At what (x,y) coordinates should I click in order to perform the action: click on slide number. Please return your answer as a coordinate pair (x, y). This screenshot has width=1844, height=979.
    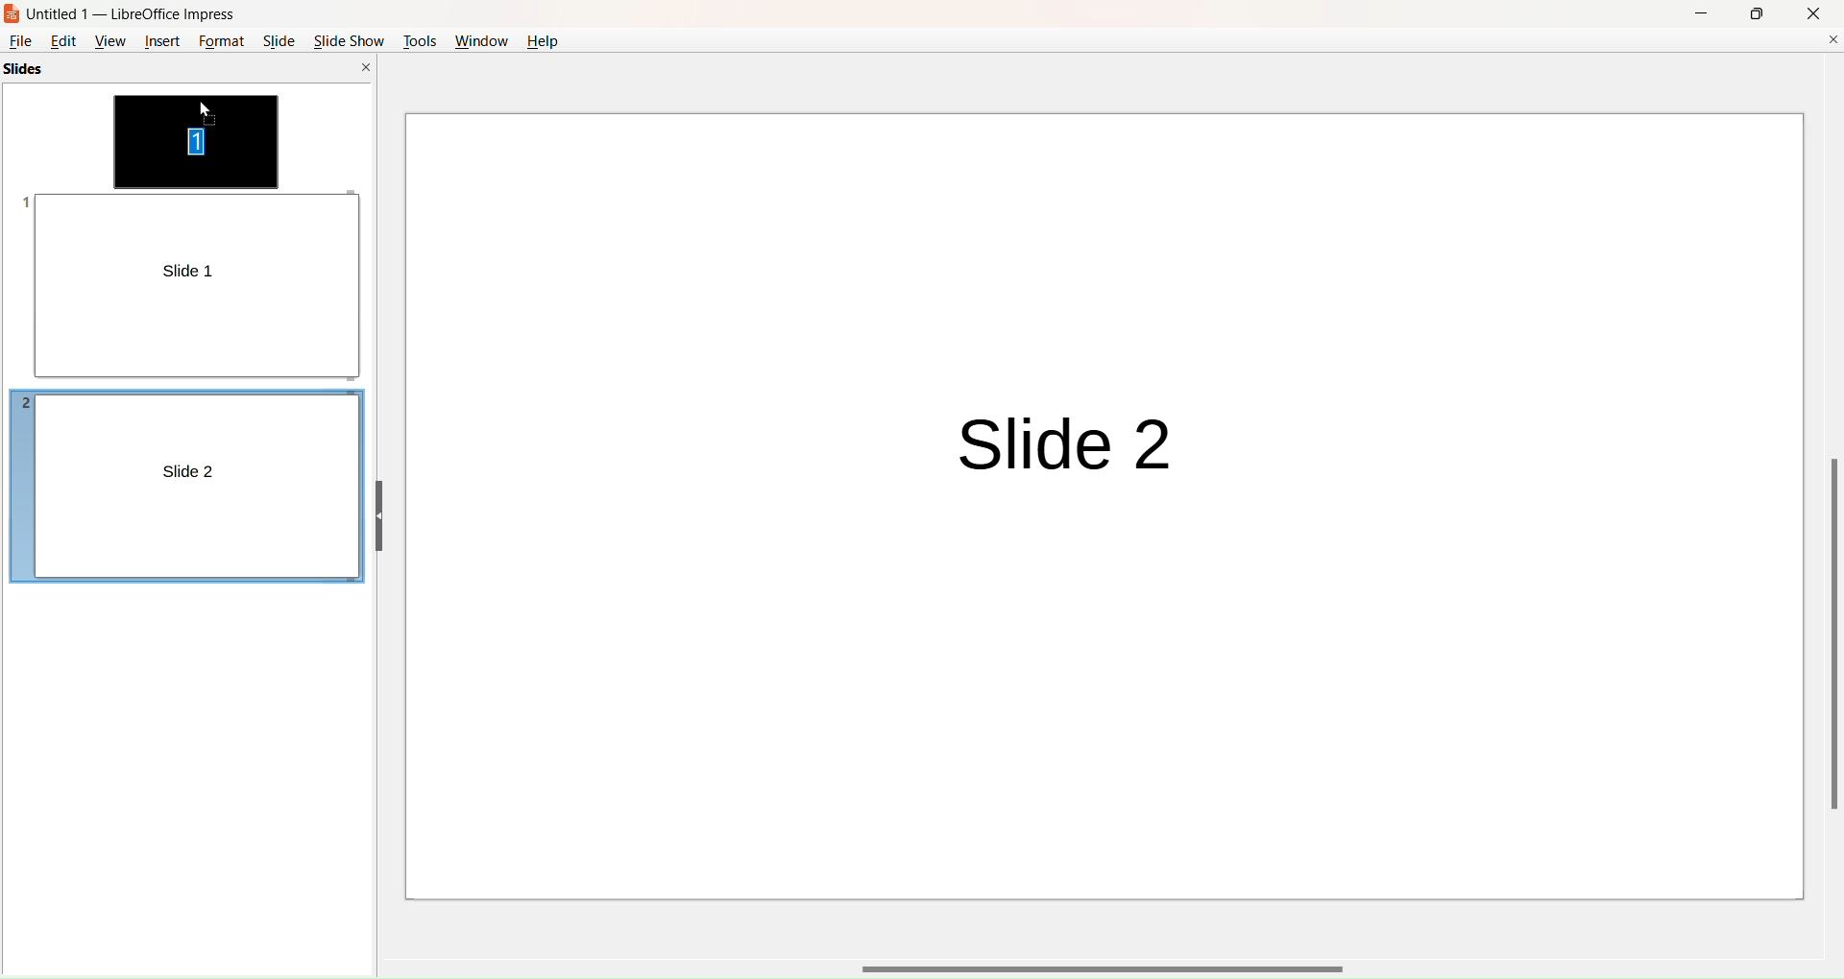
    Looking at the image, I should click on (24, 207).